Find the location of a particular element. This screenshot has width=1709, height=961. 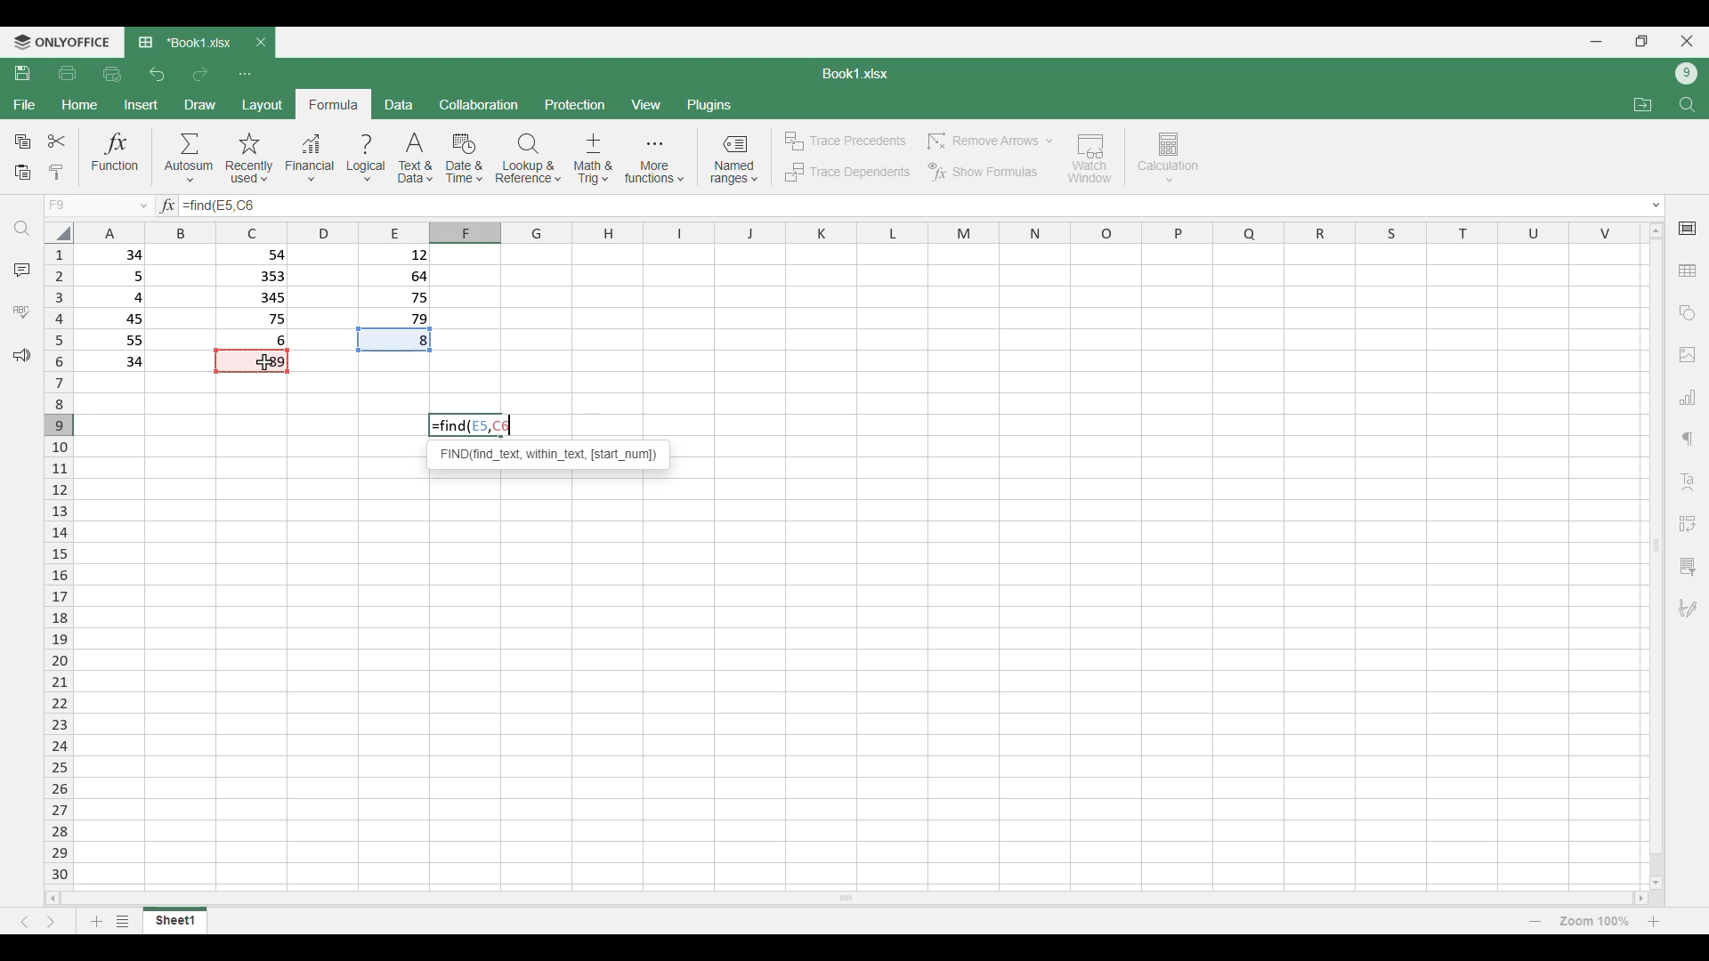

Show in smaller tab is located at coordinates (1641, 41).